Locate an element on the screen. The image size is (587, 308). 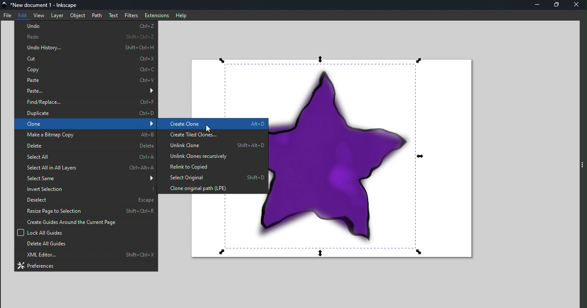
undo is located at coordinates (87, 26).